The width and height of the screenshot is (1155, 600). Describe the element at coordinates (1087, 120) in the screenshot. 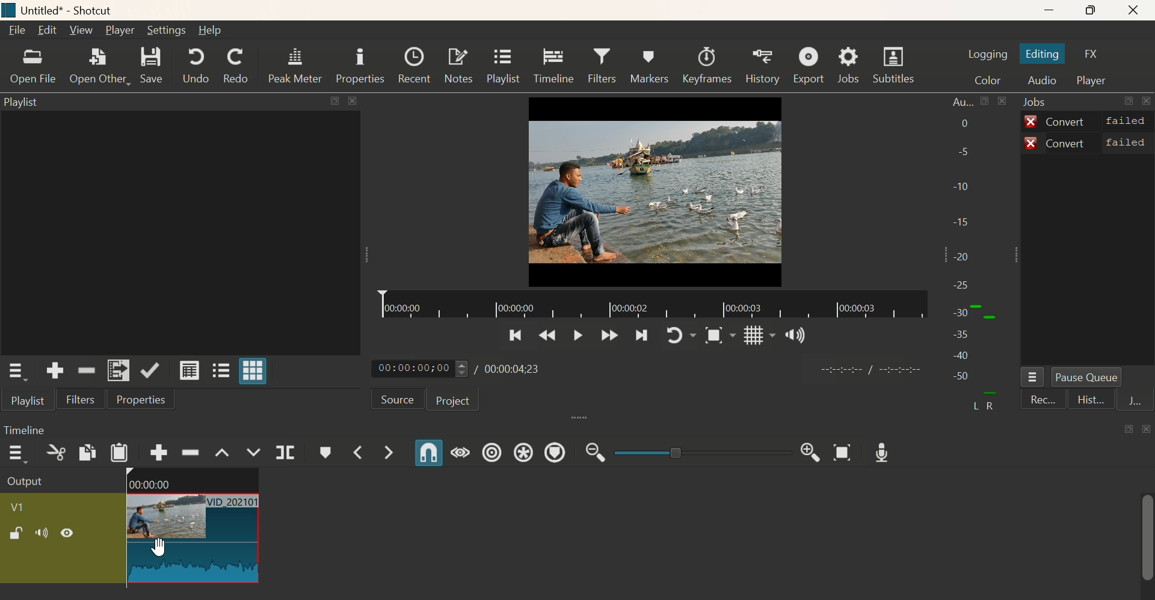

I see `Convert` at that location.